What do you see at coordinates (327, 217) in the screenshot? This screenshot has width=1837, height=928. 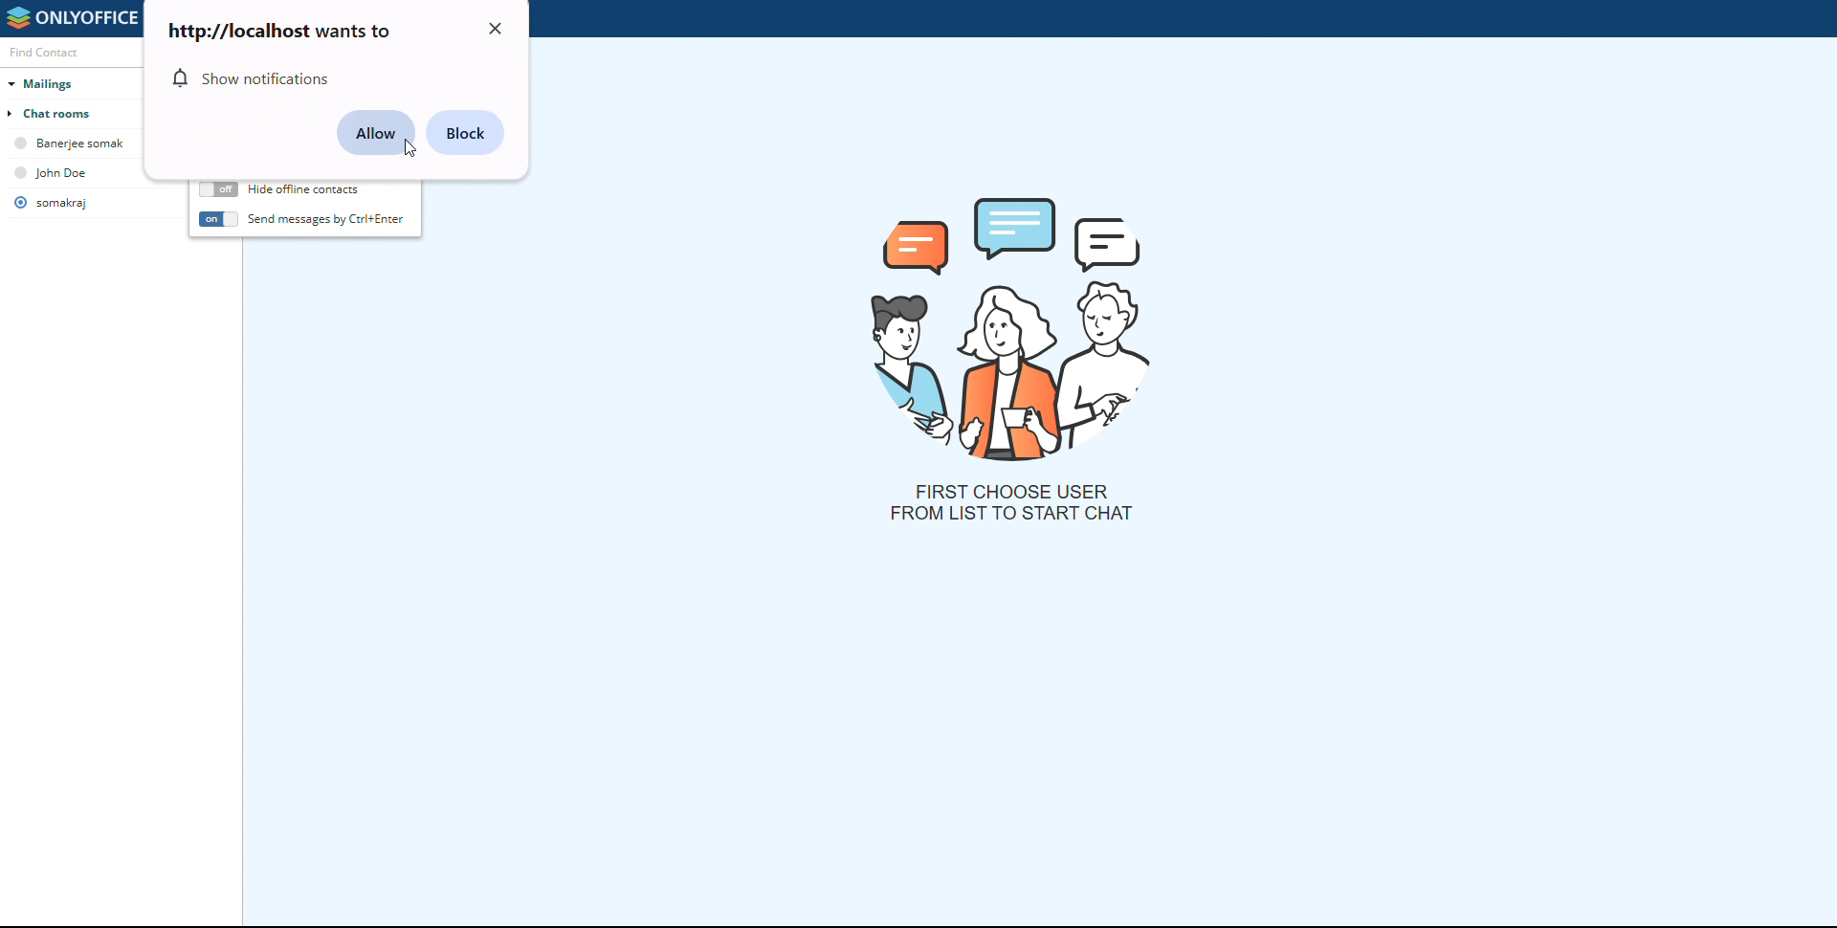 I see `send messages by Ctrl+Enter` at bounding box center [327, 217].